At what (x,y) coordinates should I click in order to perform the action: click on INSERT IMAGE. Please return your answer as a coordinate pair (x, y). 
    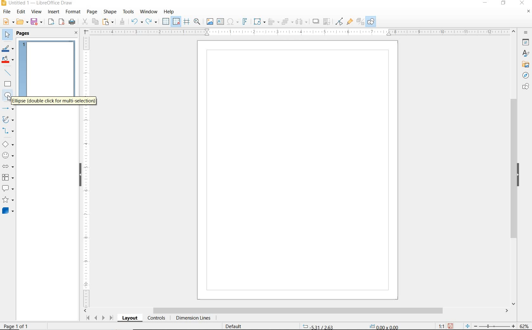
    Looking at the image, I should click on (210, 22).